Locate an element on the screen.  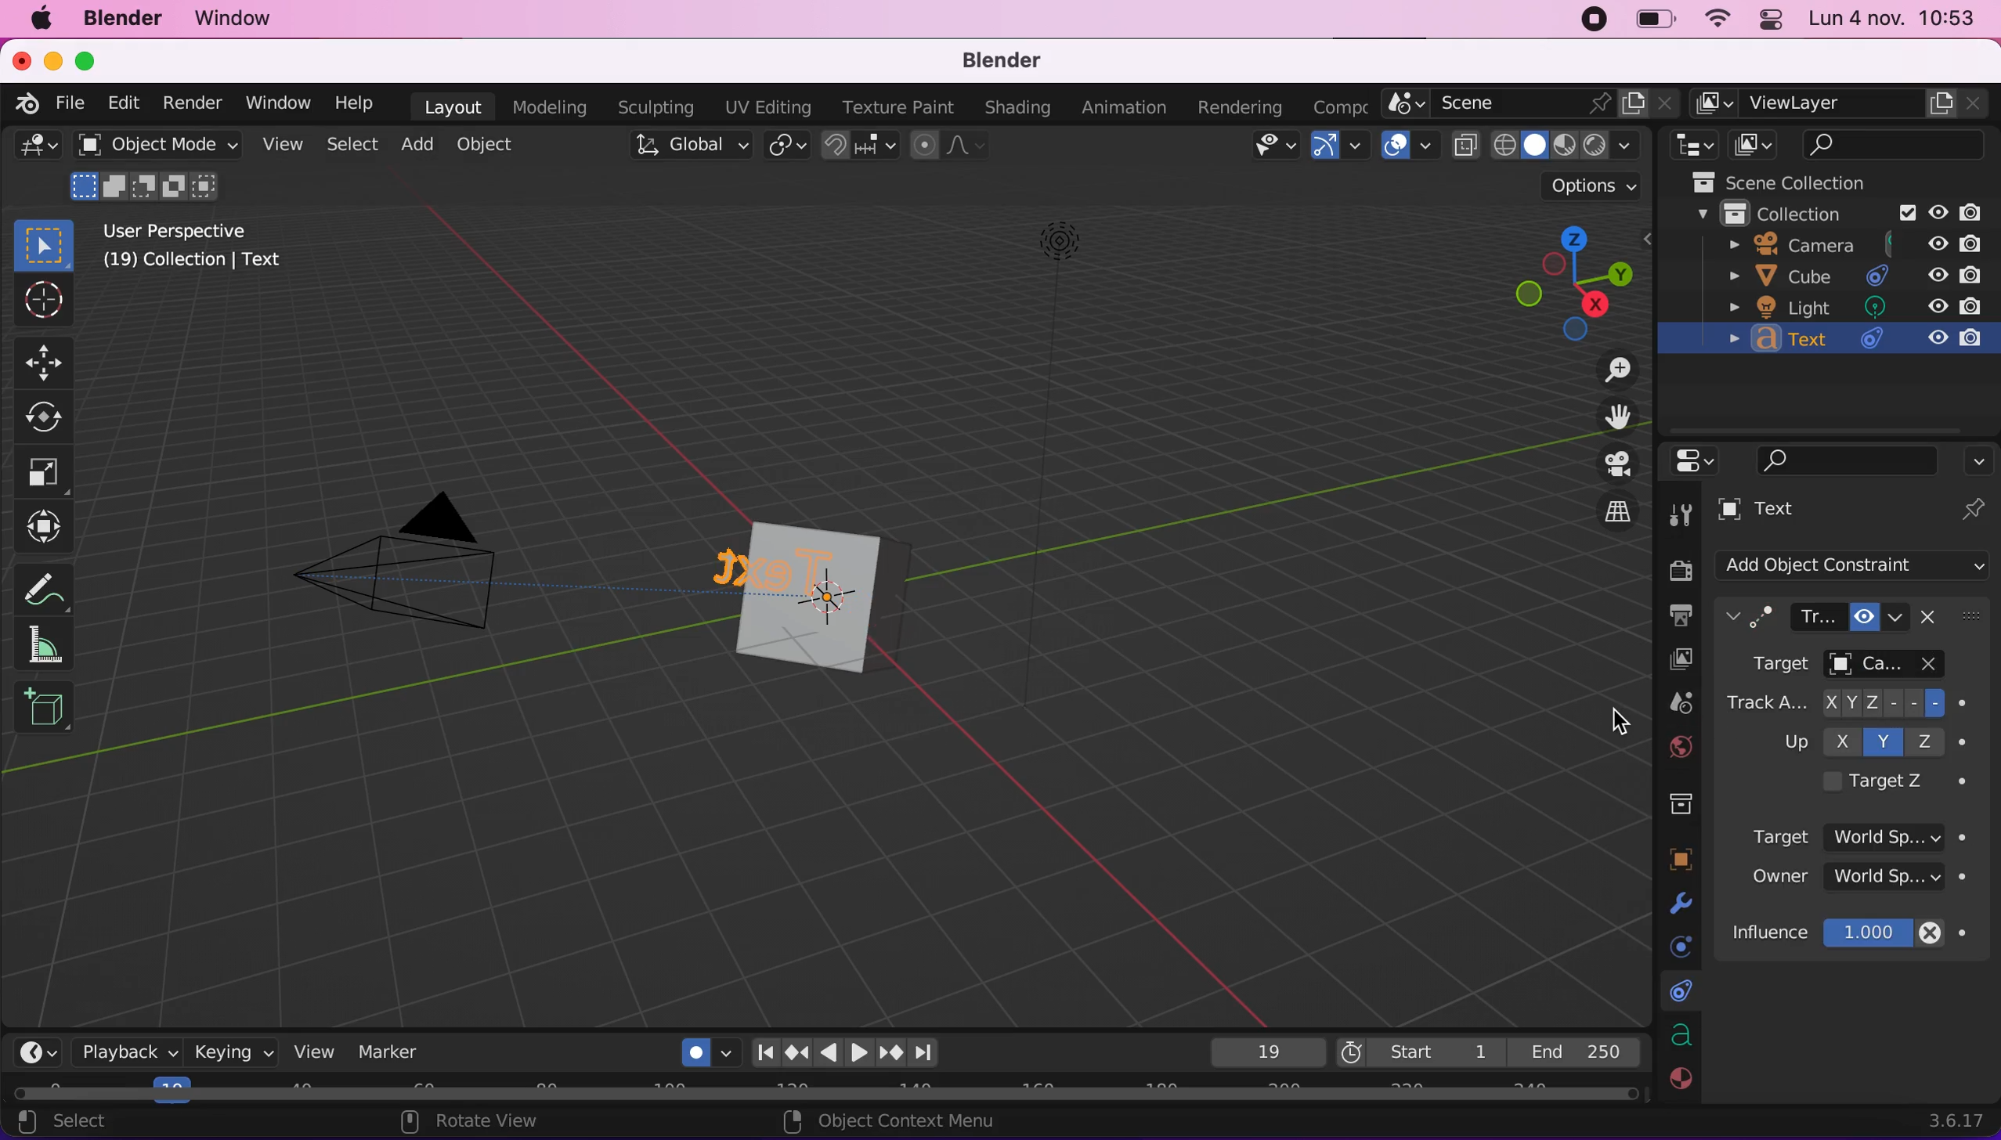
shading is located at coordinates (1017, 108).